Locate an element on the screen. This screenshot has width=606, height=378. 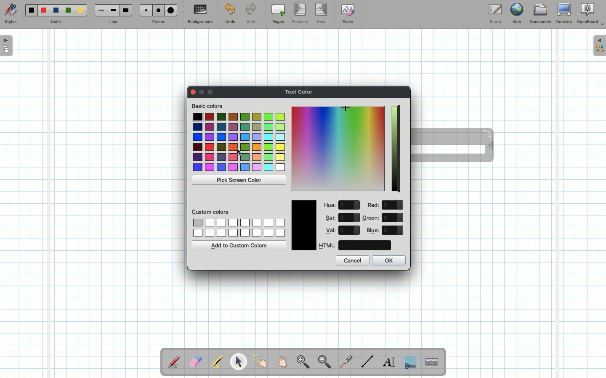
value is located at coordinates (393, 230).